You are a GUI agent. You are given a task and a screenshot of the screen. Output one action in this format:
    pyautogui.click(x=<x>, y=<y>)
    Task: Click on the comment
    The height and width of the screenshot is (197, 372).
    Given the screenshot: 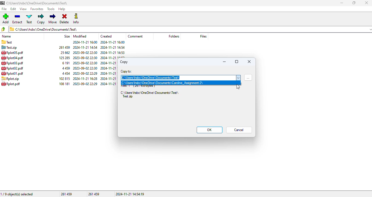 What is the action you would take?
    pyautogui.click(x=135, y=36)
    